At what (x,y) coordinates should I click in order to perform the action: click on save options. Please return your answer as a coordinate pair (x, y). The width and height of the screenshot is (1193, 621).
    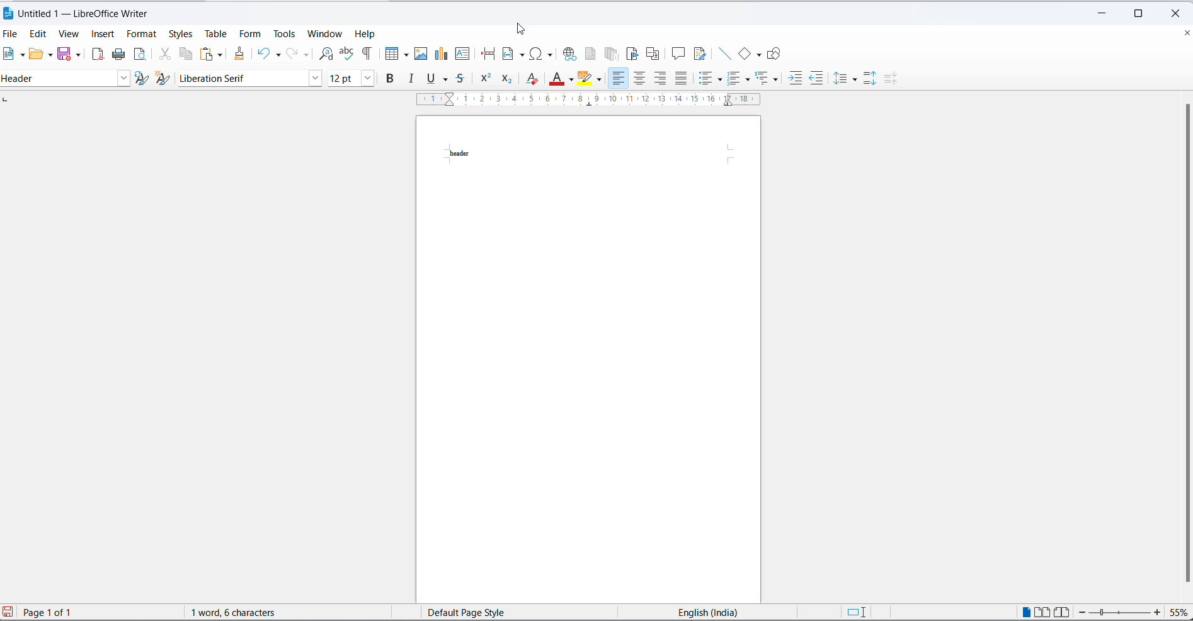
    Looking at the image, I should click on (79, 54).